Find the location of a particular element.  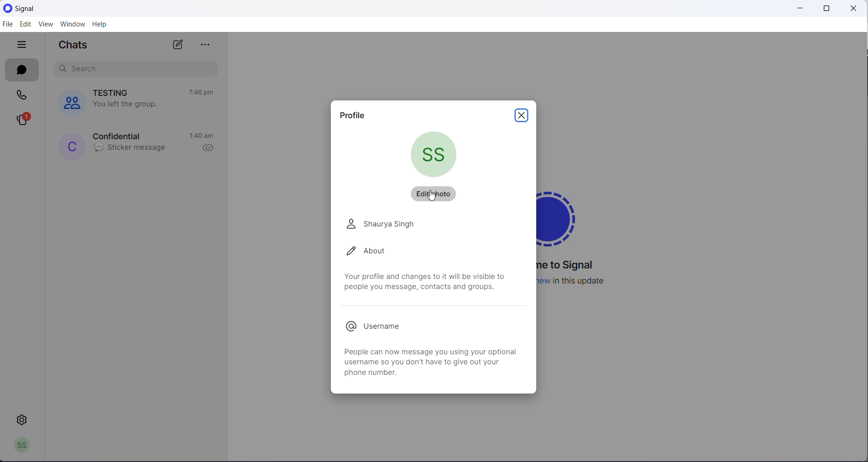

group name is located at coordinates (112, 92).